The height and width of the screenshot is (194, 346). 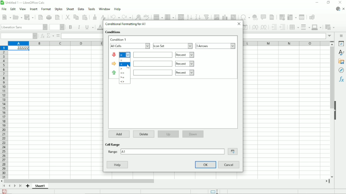 What do you see at coordinates (125, 24) in the screenshot?
I see `Conditional formatting for A1` at bounding box center [125, 24].